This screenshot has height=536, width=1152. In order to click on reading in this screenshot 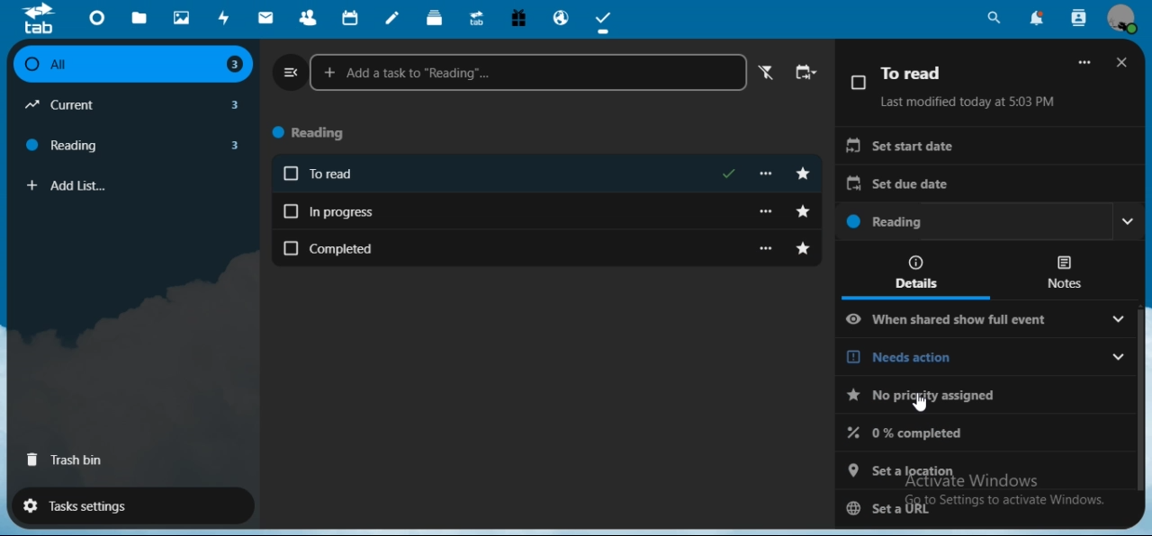, I will do `click(972, 222)`.